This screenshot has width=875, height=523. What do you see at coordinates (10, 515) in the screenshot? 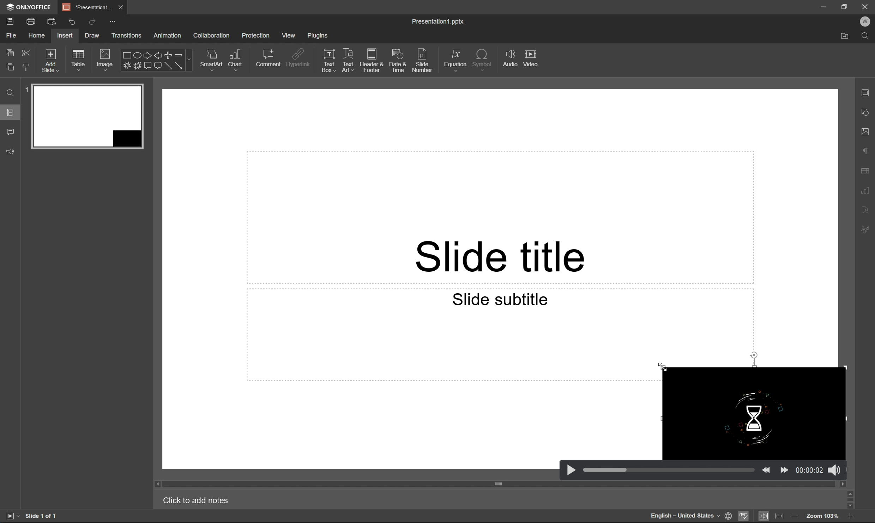
I see `start slideshow` at bounding box center [10, 515].